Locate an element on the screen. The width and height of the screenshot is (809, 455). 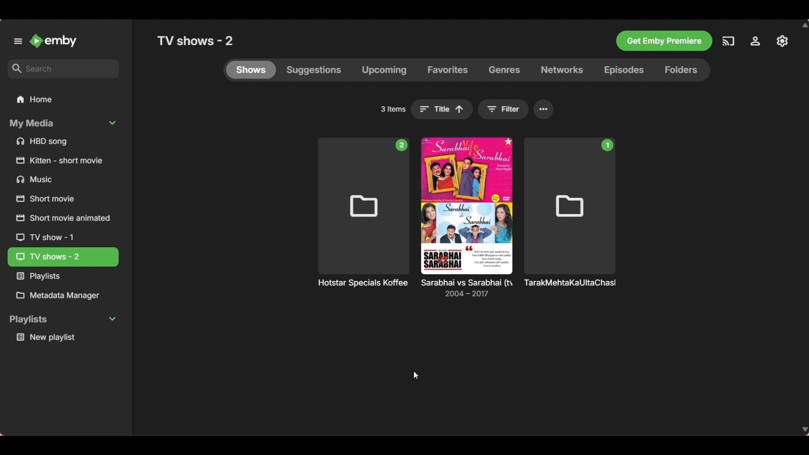
 is located at coordinates (576, 282).